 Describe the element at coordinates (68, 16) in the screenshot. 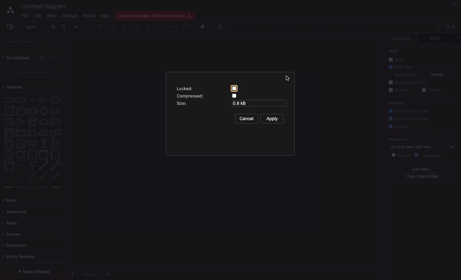

I see `Arrange` at that location.